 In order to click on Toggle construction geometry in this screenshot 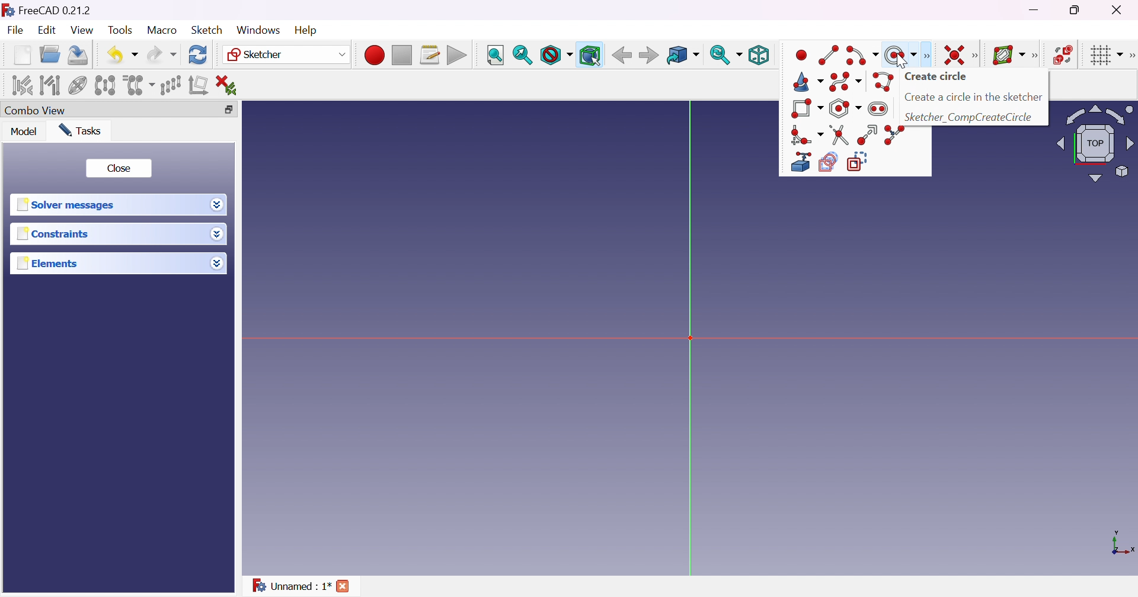, I will do `click(861, 162)`.